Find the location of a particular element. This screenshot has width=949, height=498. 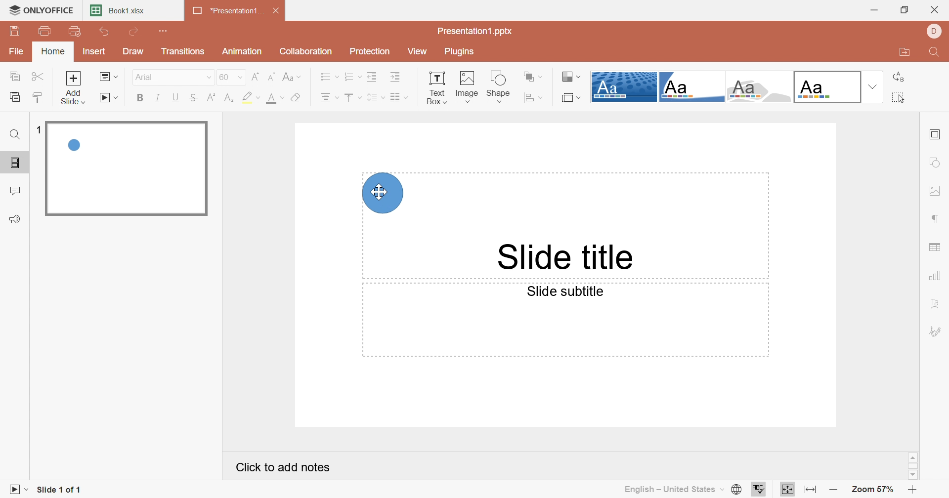

Horizontal align is located at coordinates (329, 76).